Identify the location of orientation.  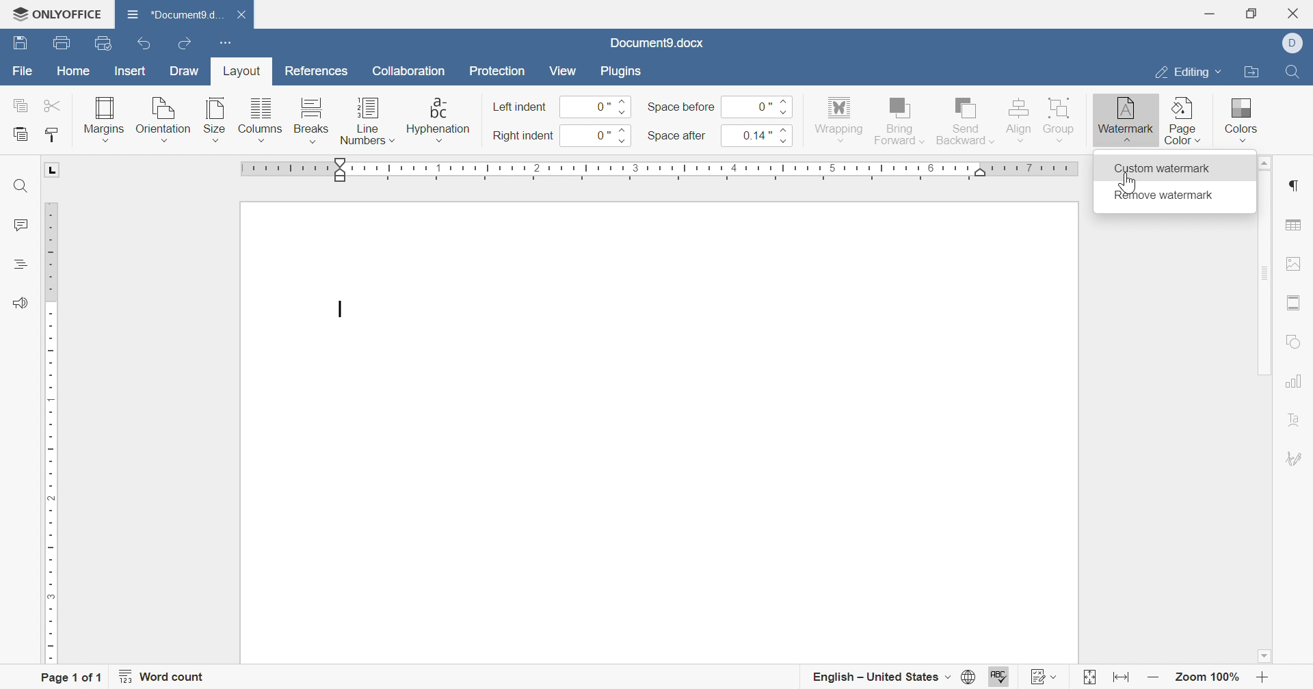
(163, 120).